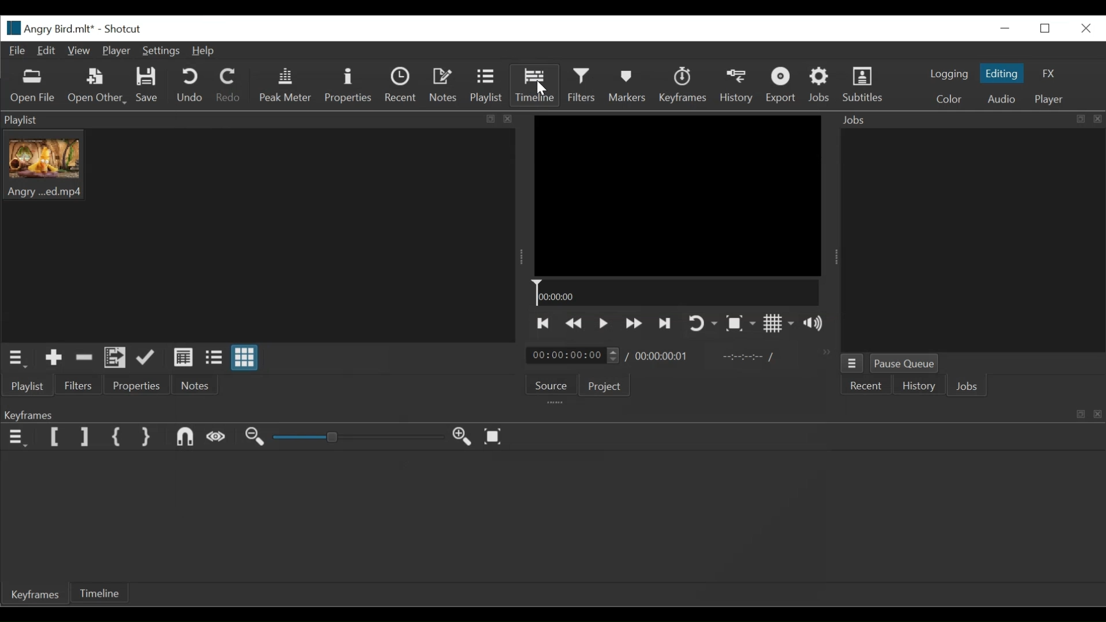 The width and height of the screenshot is (1106, 622). Describe the element at coordinates (742, 325) in the screenshot. I see `Toggle zoom` at that location.